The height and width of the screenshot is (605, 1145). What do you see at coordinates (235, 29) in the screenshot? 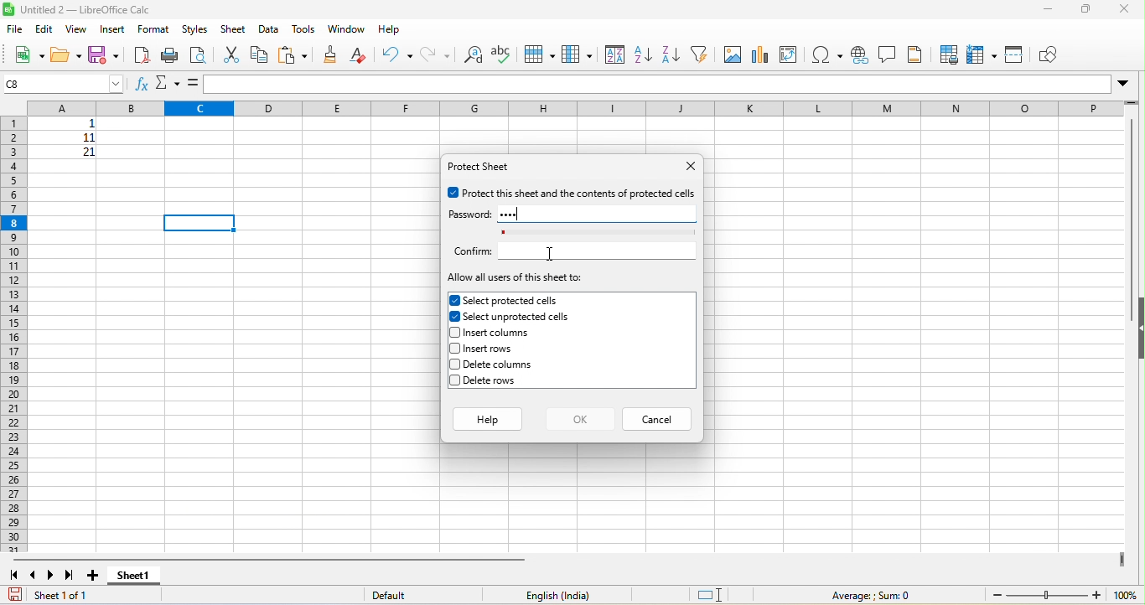
I see `sheet` at bounding box center [235, 29].